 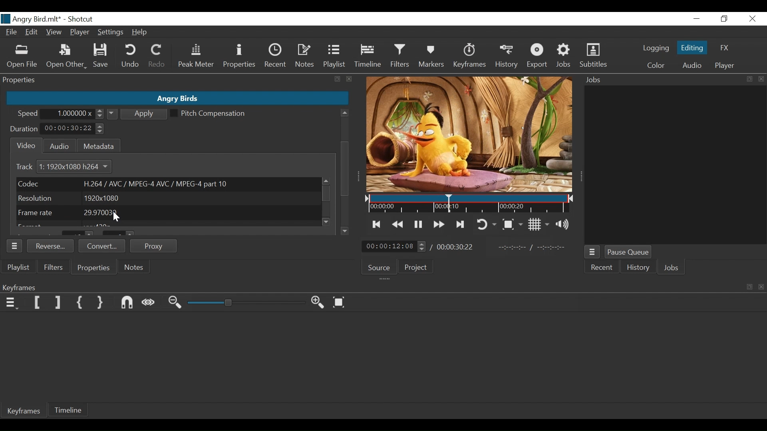 What do you see at coordinates (114, 216) in the screenshot?
I see `Cursor` at bounding box center [114, 216].